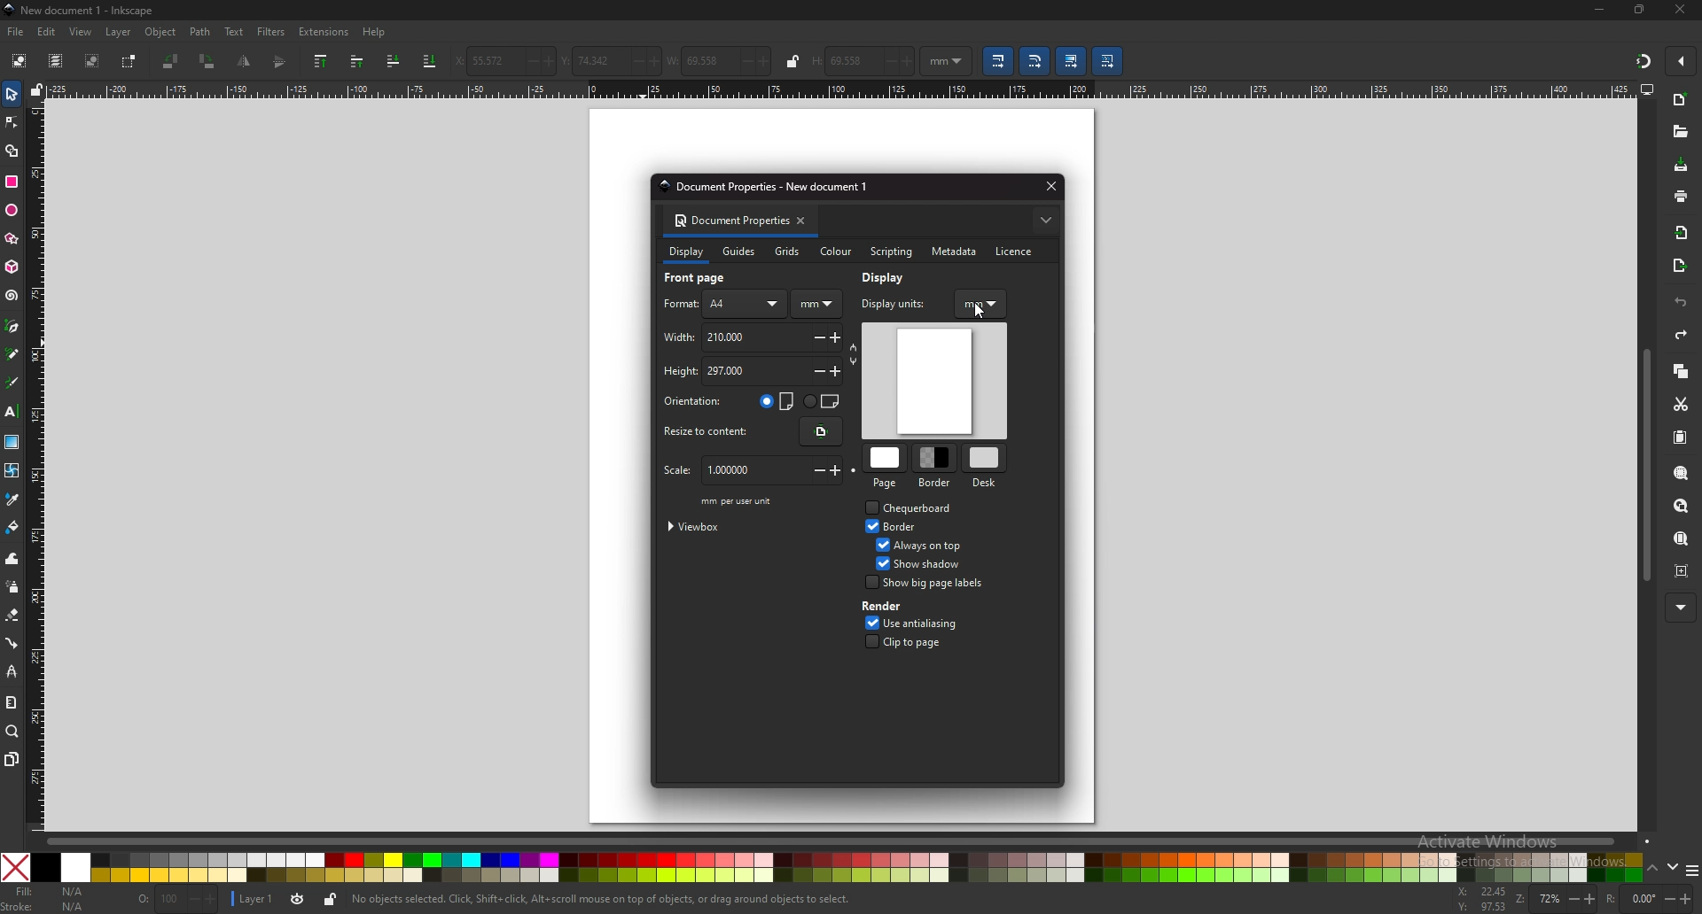 The image size is (1702, 914). What do you see at coordinates (1681, 405) in the screenshot?
I see `cut` at bounding box center [1681, 405].